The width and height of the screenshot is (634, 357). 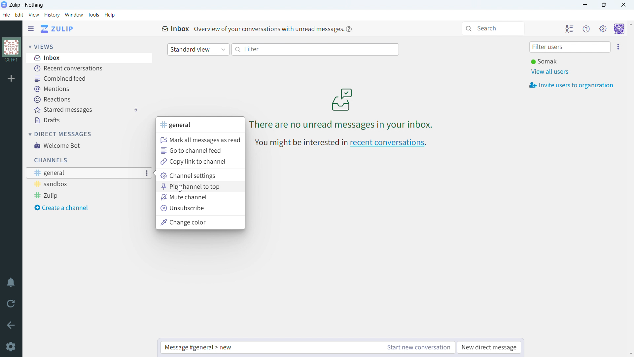 What do you see at coordinates (26, 5) in the screenshot?
I see `title` at bounding box center [26, 5].